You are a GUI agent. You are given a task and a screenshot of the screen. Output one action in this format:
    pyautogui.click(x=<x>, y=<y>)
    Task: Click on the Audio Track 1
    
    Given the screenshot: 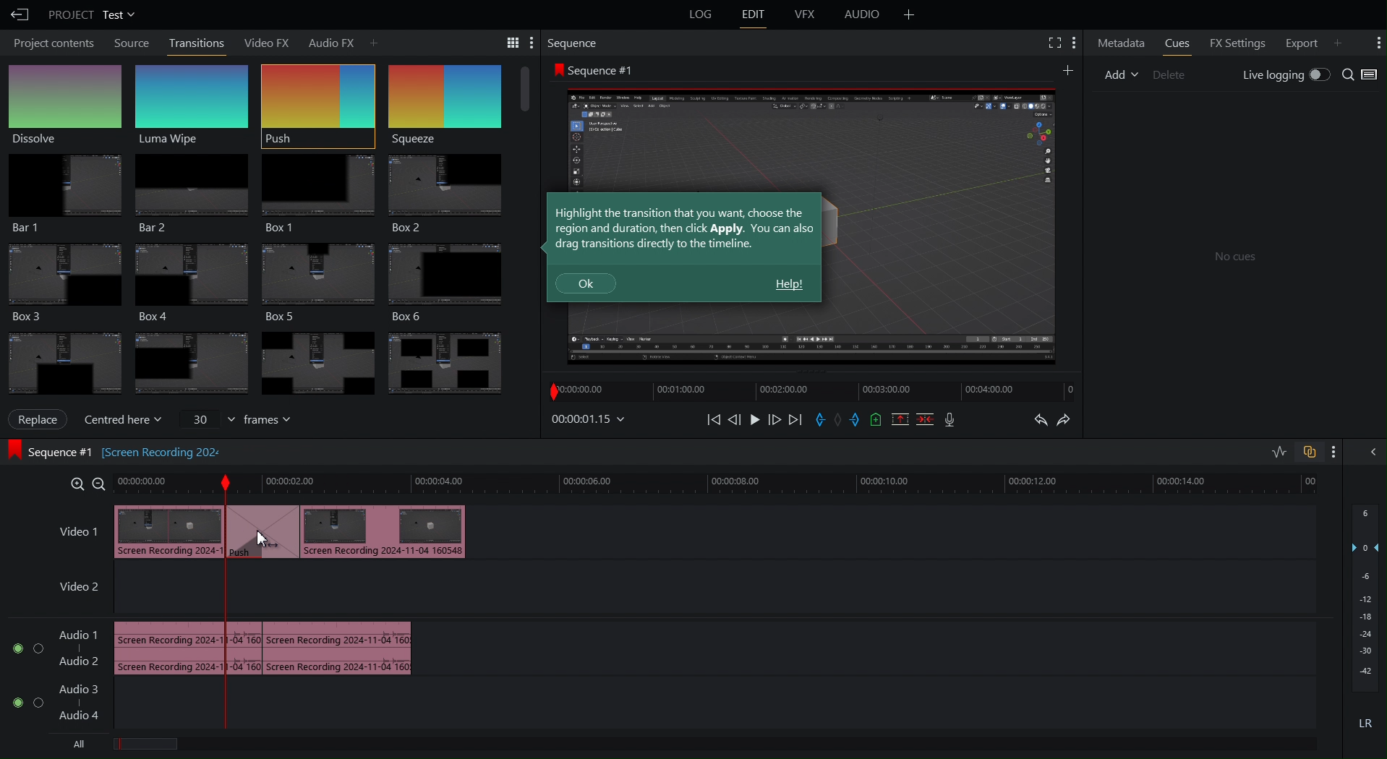 What is the action you would take?
    pyautogui.click(x=79, y=632)
    